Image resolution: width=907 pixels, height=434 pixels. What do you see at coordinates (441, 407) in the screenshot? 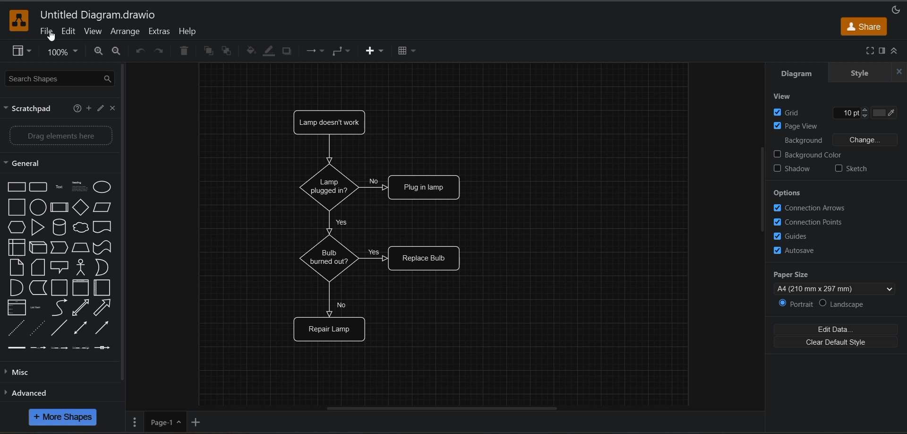
I see `horizontal scroll bar` at bounding box center [441, 407].